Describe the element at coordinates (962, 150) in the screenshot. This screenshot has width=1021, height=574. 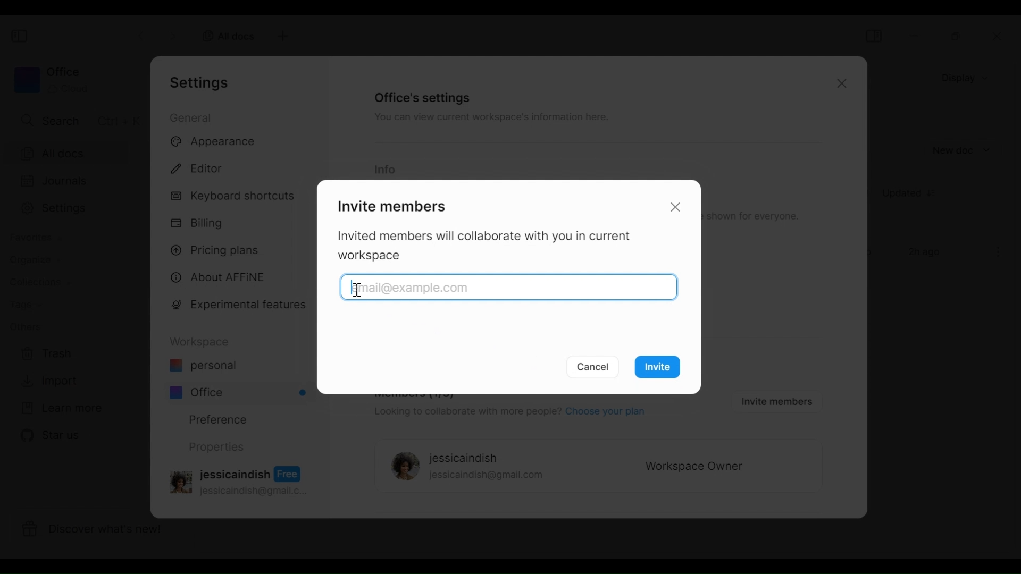
I see `New document` at that location.